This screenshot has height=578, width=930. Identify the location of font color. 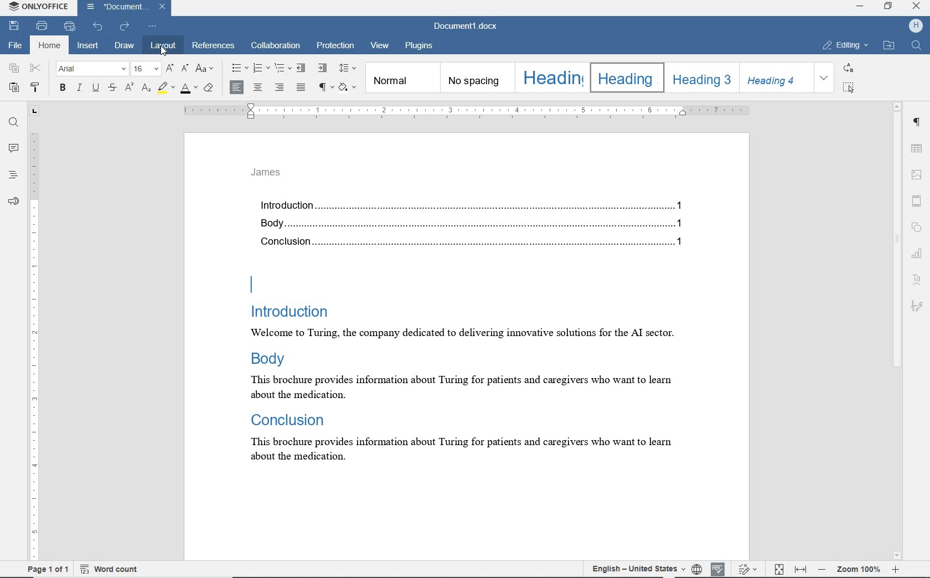
(190, 88).